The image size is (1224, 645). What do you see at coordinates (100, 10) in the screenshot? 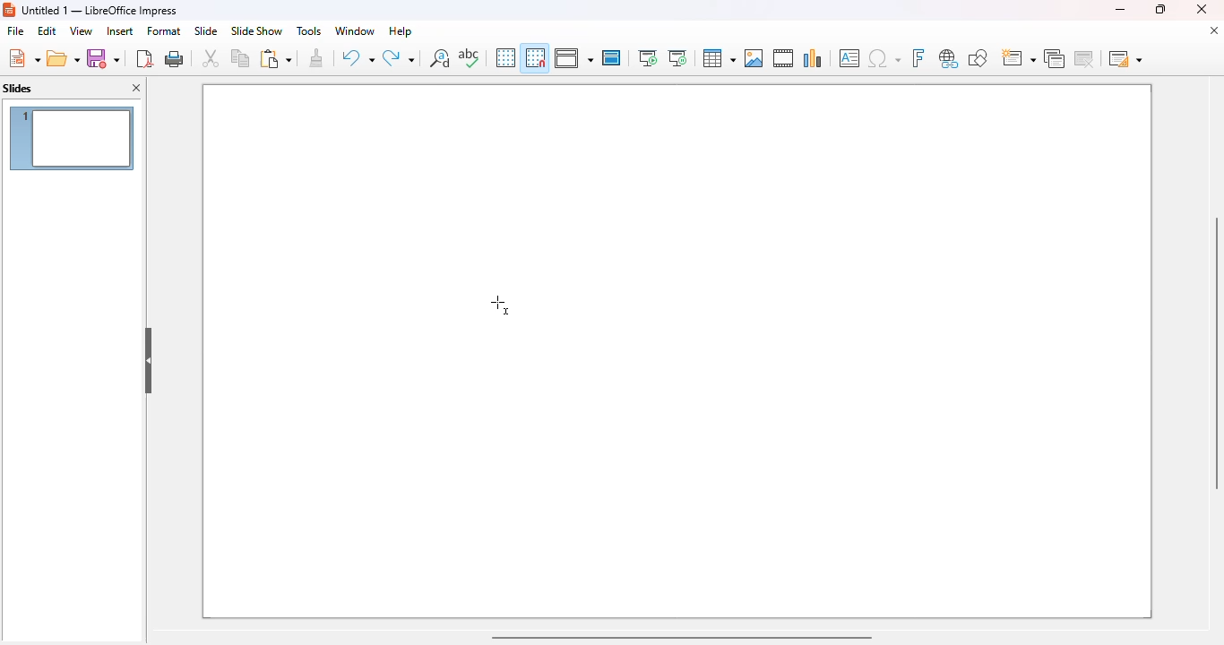
I see `title` at bounding box center [100, 10].